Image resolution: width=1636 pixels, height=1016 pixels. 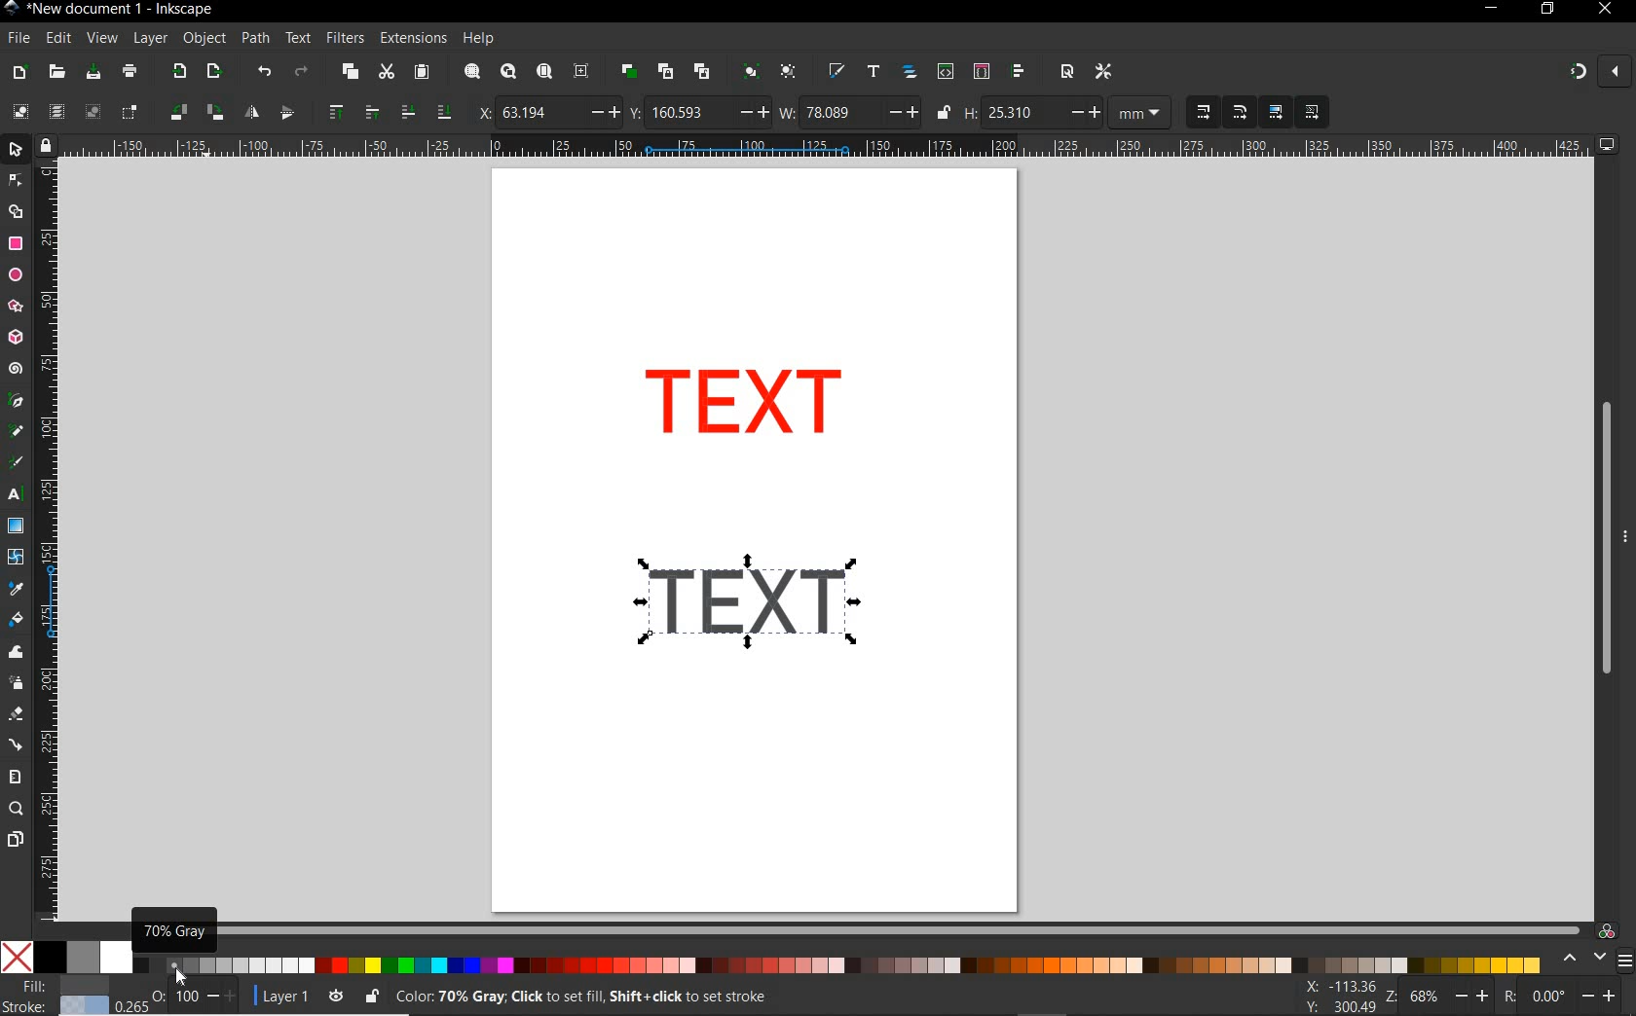 I want to click on Height of selection, so click(x=1032, y=112).